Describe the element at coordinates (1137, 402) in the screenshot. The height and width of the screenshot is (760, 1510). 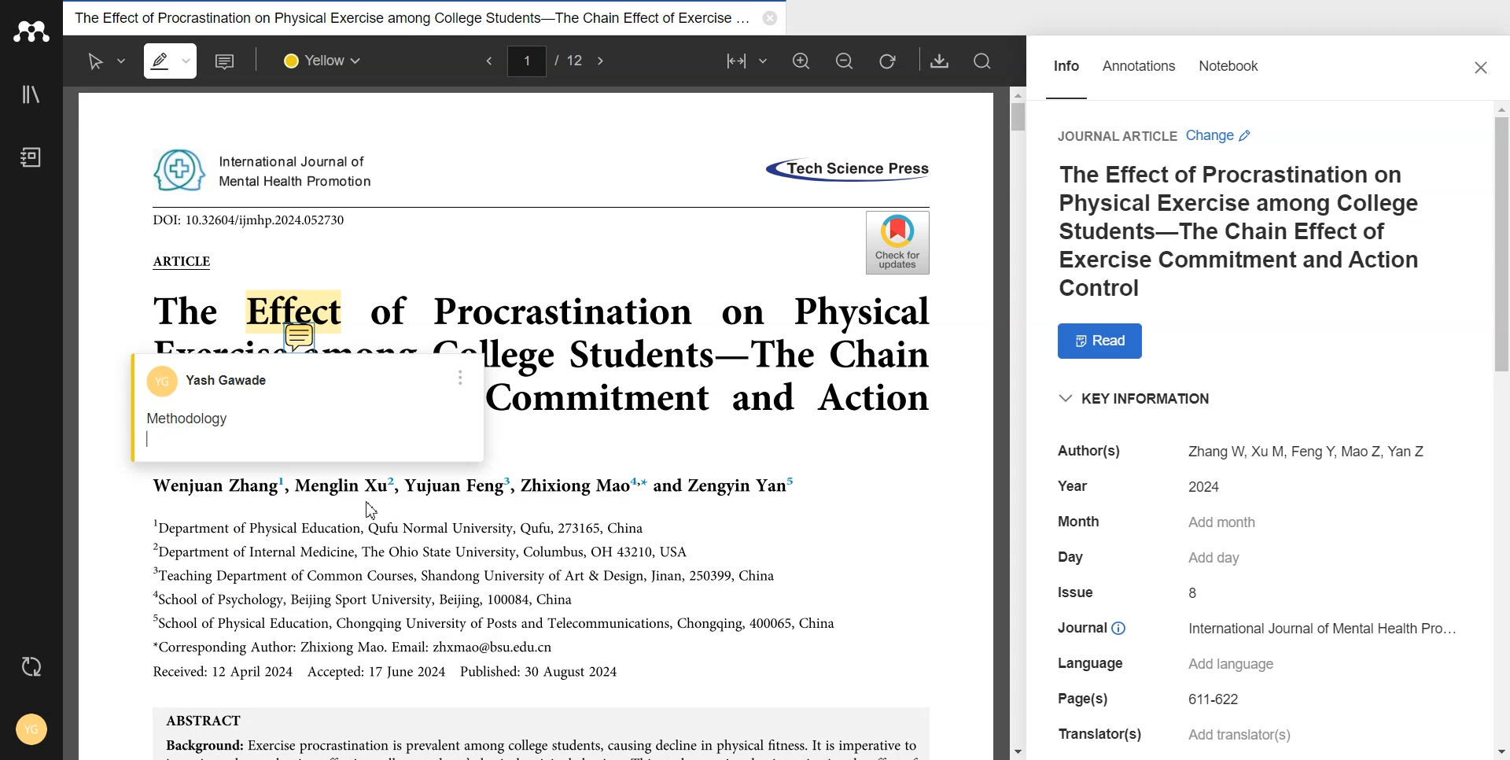
I see `“KEY INFORMATION` at that location.